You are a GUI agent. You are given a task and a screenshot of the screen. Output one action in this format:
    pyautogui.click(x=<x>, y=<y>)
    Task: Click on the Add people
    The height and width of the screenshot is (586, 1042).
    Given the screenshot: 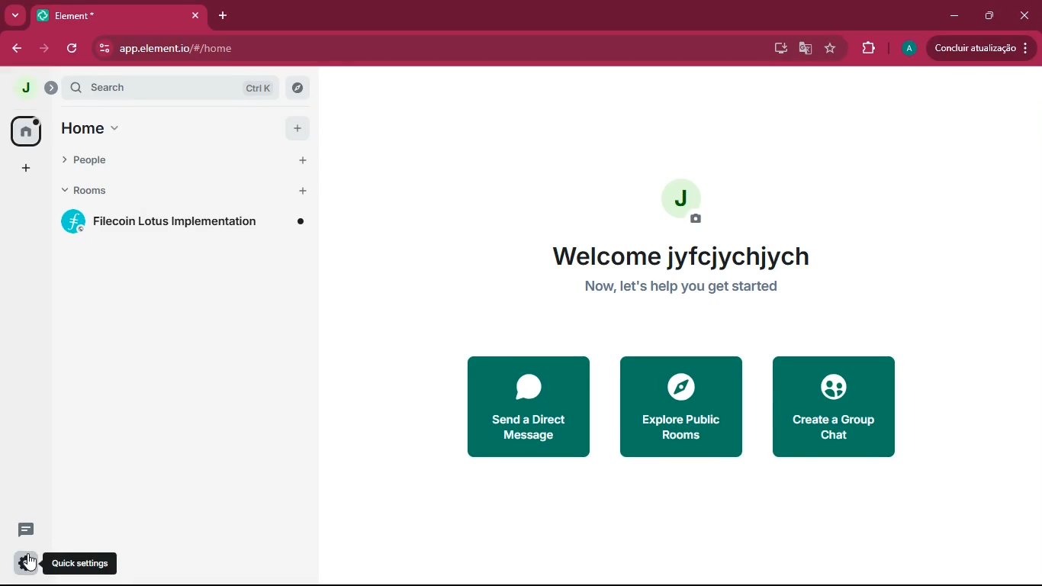 What is the action you would take?
    pyautogui.click(x=301, y=162)
    